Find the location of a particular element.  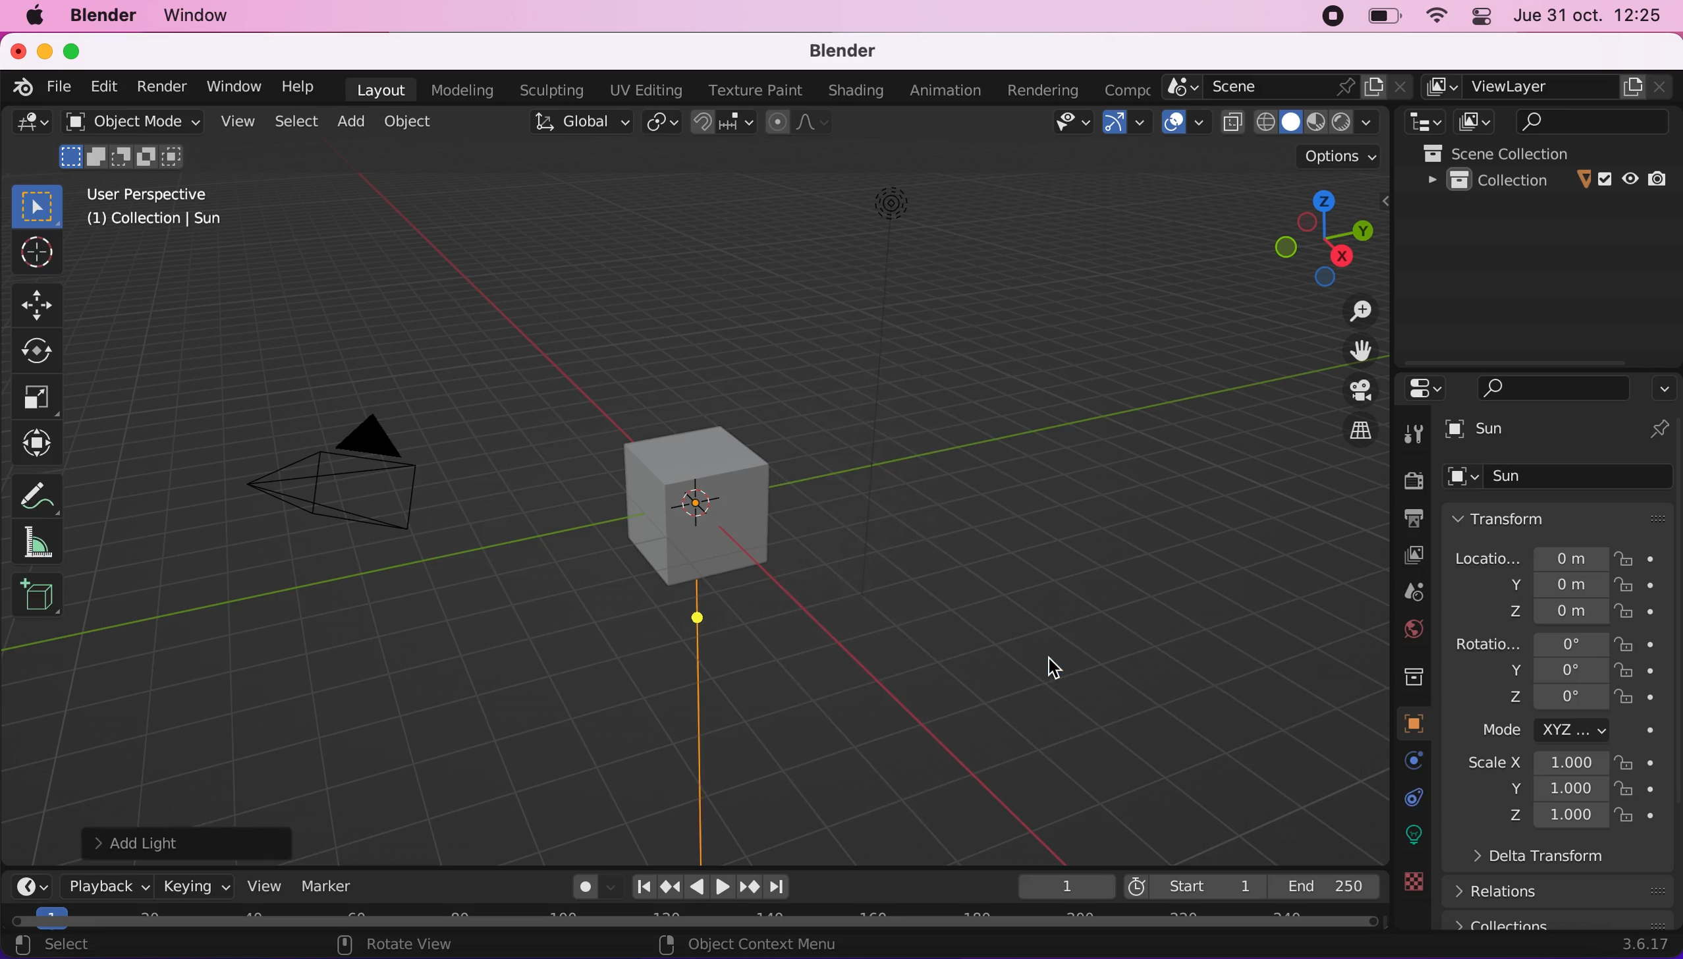

Start 1 is located at coordinates (1193, 884).